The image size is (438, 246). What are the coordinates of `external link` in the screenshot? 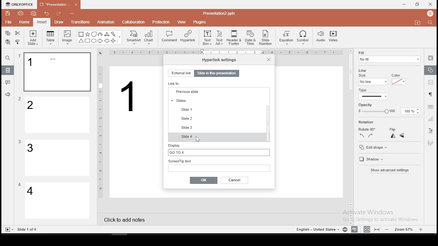 It's located at (181, 73).